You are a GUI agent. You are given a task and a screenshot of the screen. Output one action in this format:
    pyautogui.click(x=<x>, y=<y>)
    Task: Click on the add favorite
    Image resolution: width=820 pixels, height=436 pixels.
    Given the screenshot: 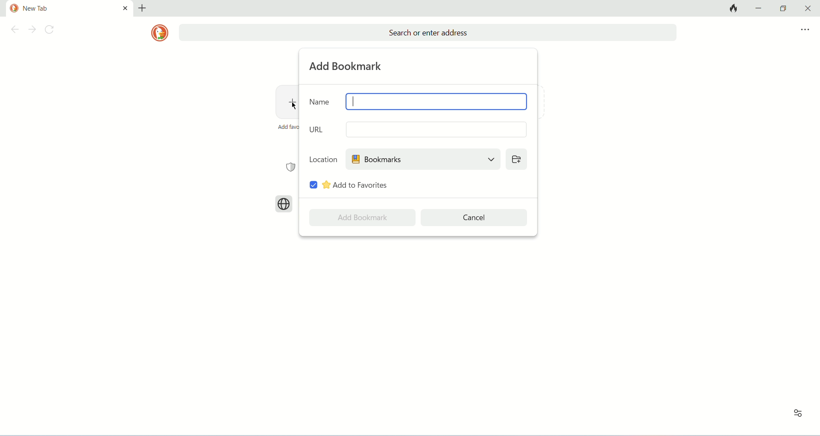 What is the action you would take?
    pyautogui.click(x=287, y=127)
    